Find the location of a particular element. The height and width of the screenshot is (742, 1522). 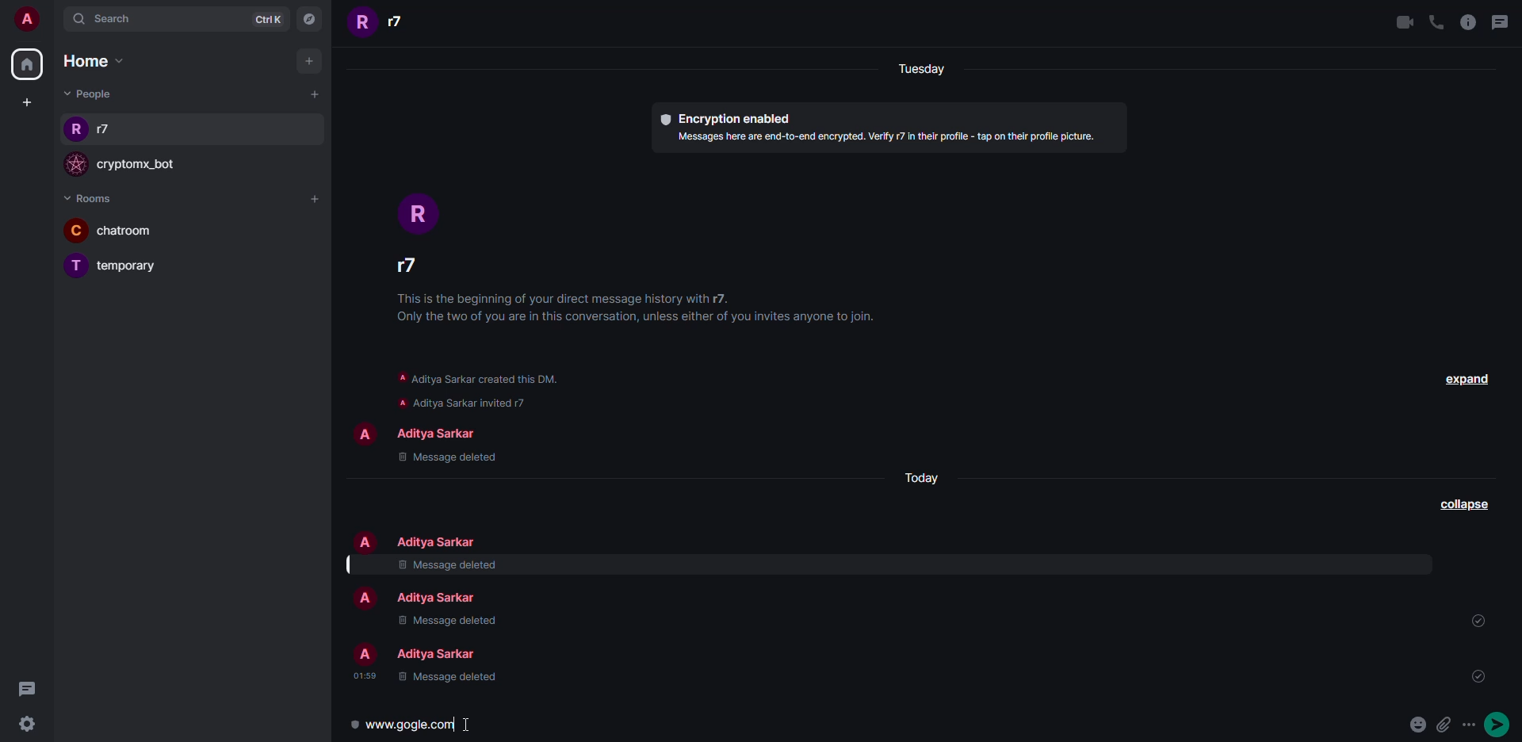

day is located at coordinates (918, 69).